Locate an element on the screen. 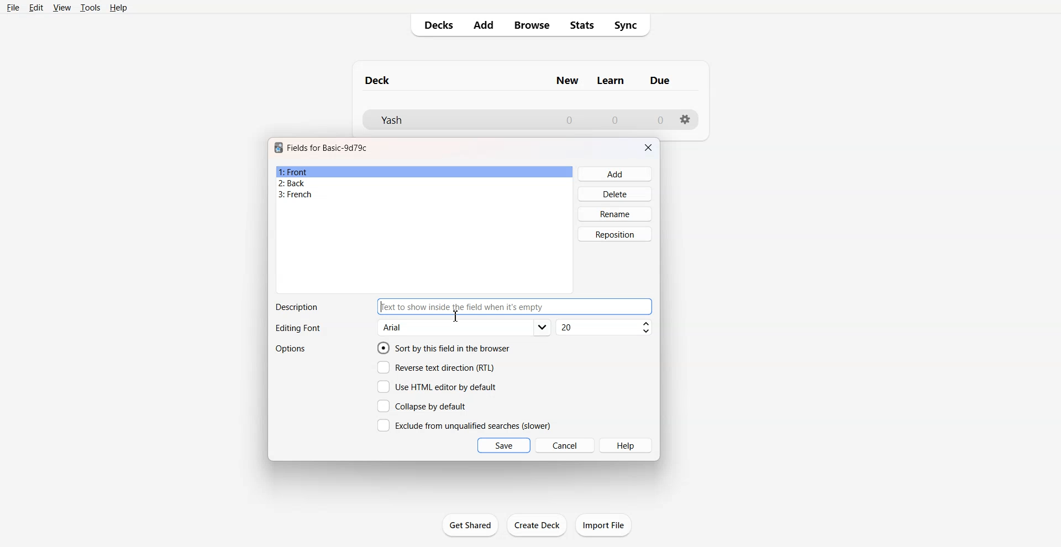 The height and width of the screenshot is (547, 1061). Text 1 is located at coordinates (378, 80).